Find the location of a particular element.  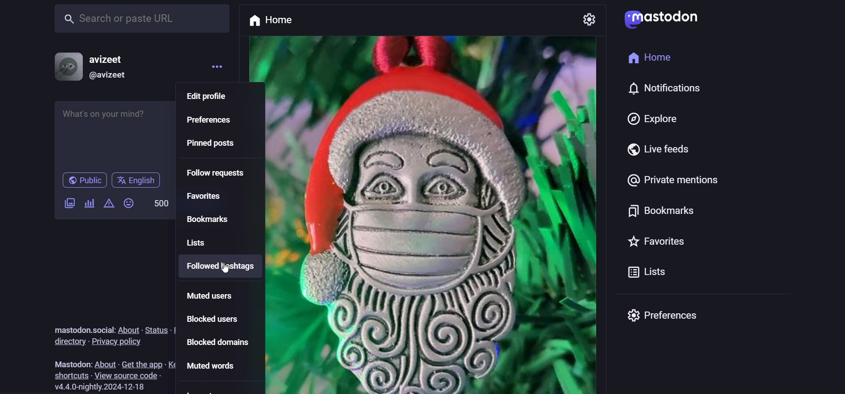

home is located at coordinates (649, 58).